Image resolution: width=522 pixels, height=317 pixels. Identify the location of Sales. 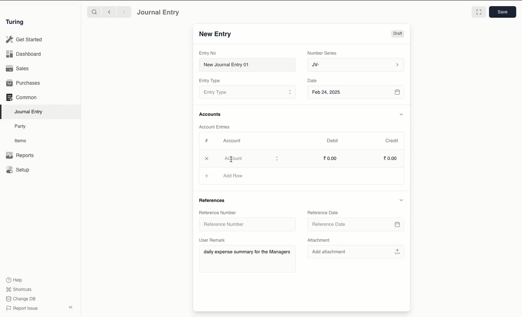
(18, 68).